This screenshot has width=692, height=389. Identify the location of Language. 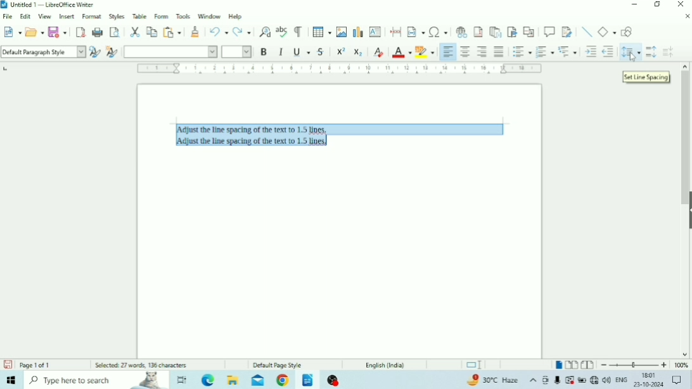
(622, 379).